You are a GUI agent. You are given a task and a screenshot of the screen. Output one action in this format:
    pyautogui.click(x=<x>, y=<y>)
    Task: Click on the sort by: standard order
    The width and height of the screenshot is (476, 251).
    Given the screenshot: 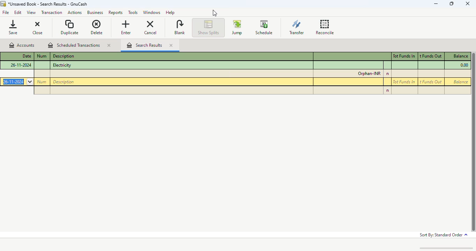 What is the action you would take?
    pyautogui.click(x=444, y=235)
    